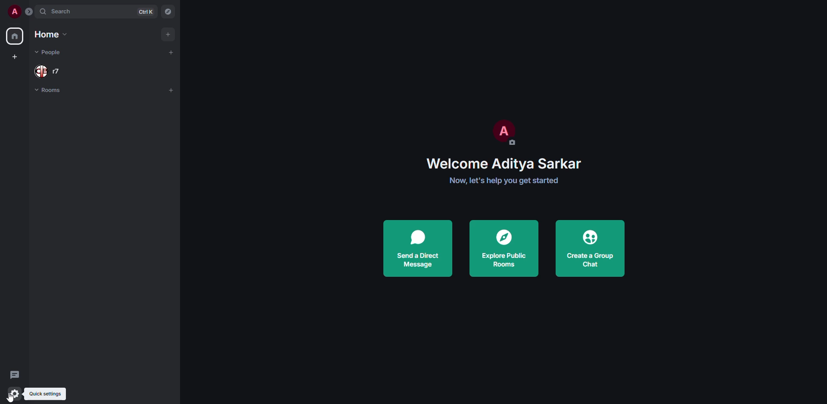 This screenshot has width=827, height=404. Describe the element at coordinates (52, 71) in the screenshot. I see `people` at that location.